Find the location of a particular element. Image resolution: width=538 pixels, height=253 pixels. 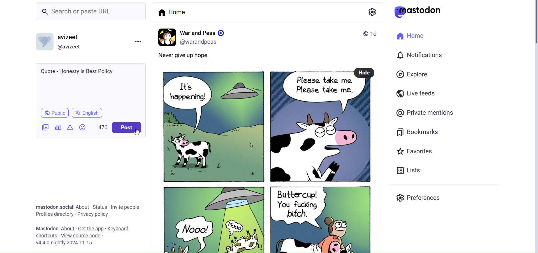

Content Warning is located at coordinates (69, 127).